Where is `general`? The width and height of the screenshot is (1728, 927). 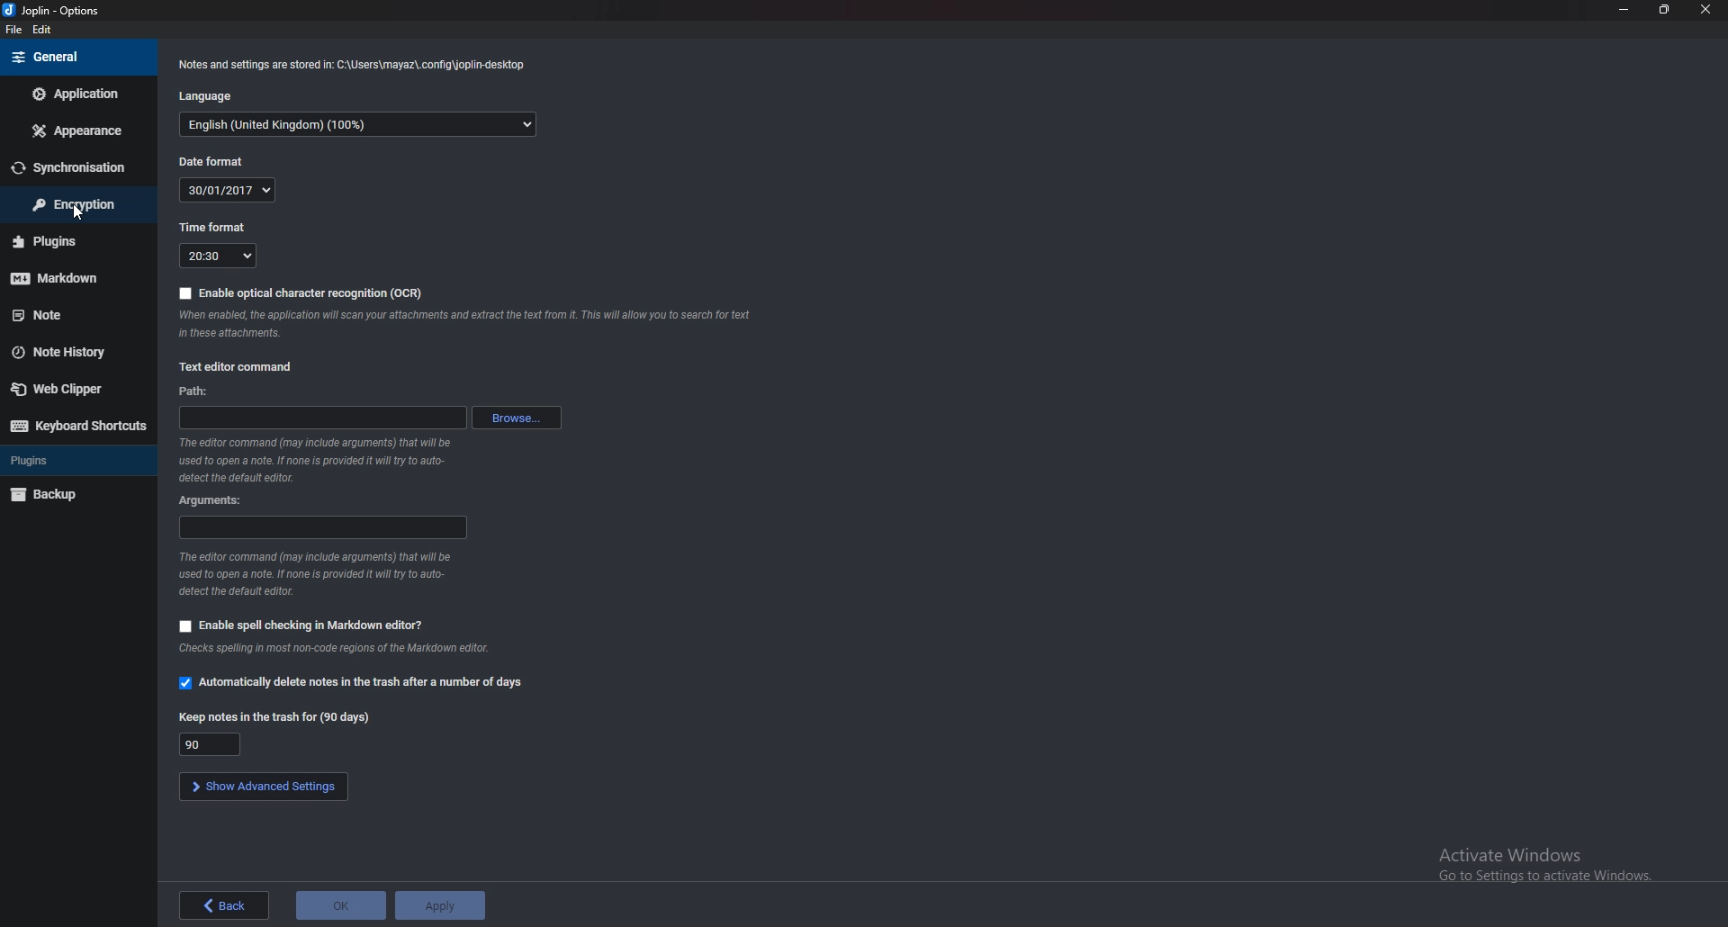
general is located at coordinates (76, 58).